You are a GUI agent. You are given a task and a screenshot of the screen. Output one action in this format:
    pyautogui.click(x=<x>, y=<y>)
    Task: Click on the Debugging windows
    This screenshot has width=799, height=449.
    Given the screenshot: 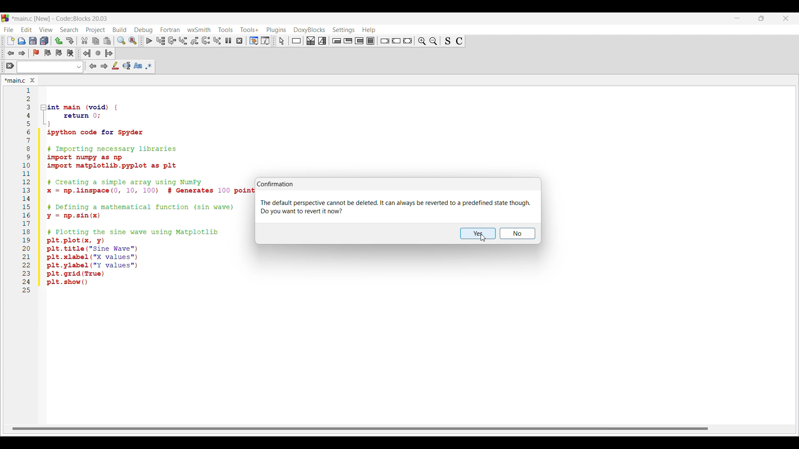 What is the action you would take?
    pyautogui.click(x=254, y=41)
    